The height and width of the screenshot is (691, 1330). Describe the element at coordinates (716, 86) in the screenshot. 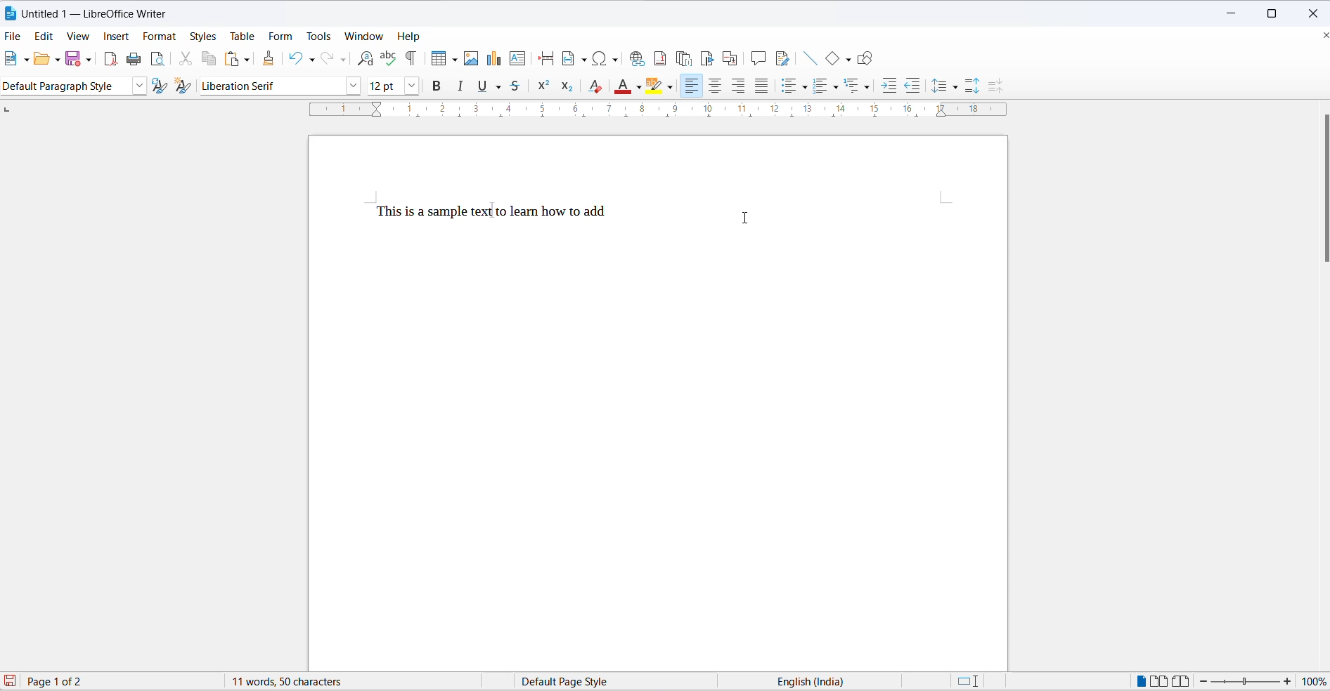

I see `text align center` at that location.